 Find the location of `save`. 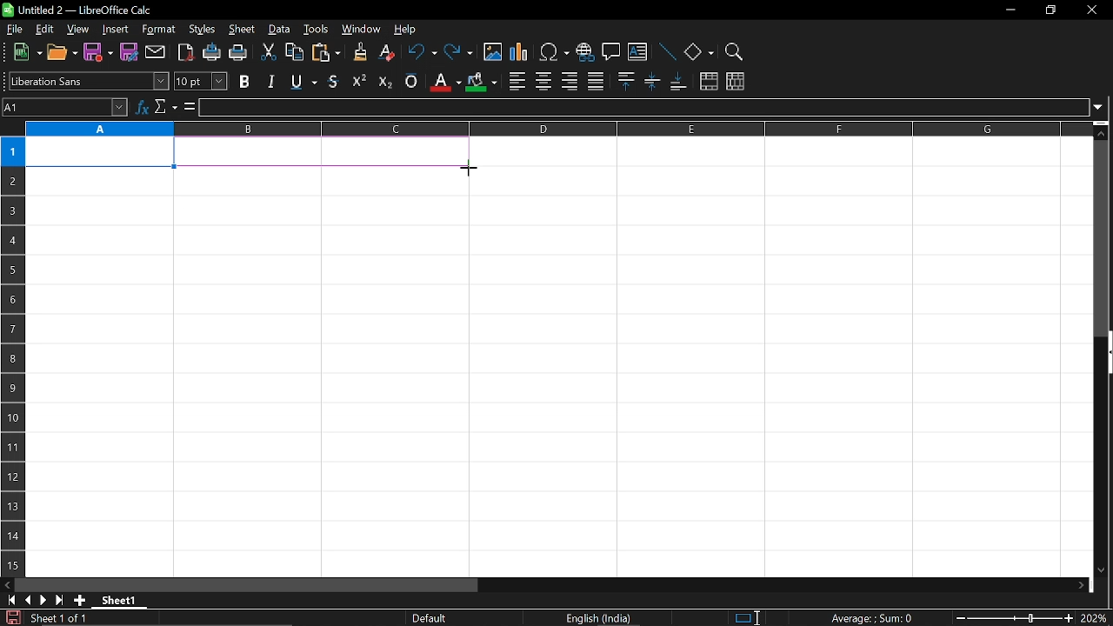

save is located at coordinates (98, 53).